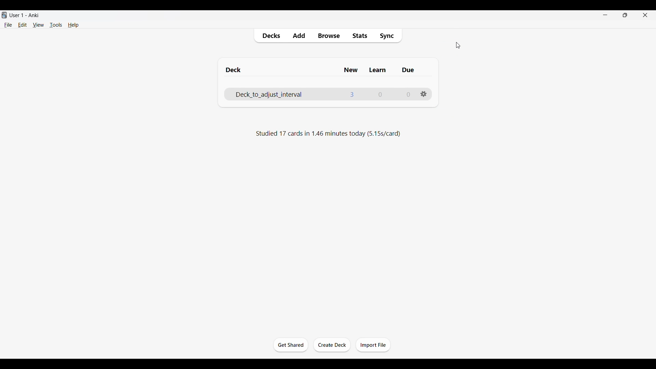 The height and width of the screenshot is (369, 656). I want to click on View menu, so click(38, 25).